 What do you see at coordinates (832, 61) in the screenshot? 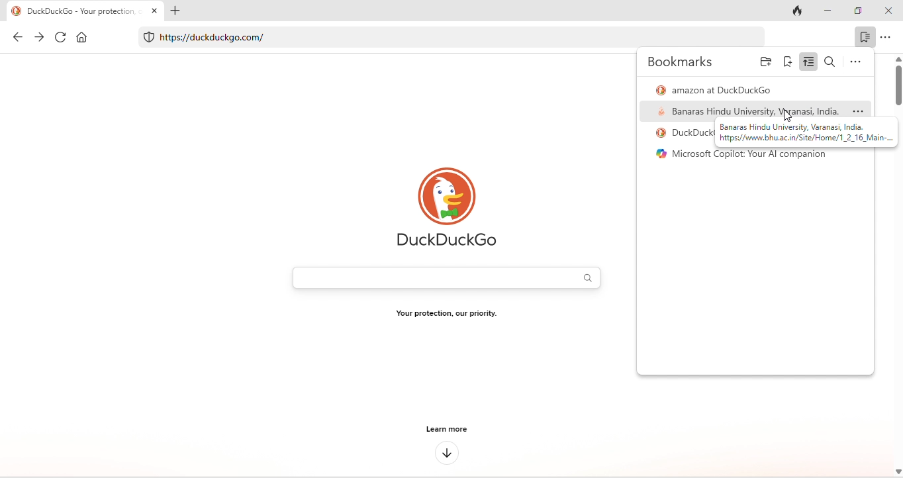
I see `search` at bounding box center [832, 61].